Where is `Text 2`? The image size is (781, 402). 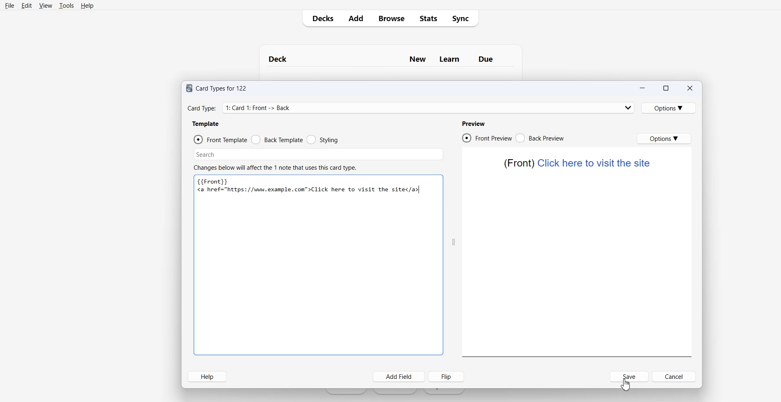
Text 2 is located at coordinates (577, 163).